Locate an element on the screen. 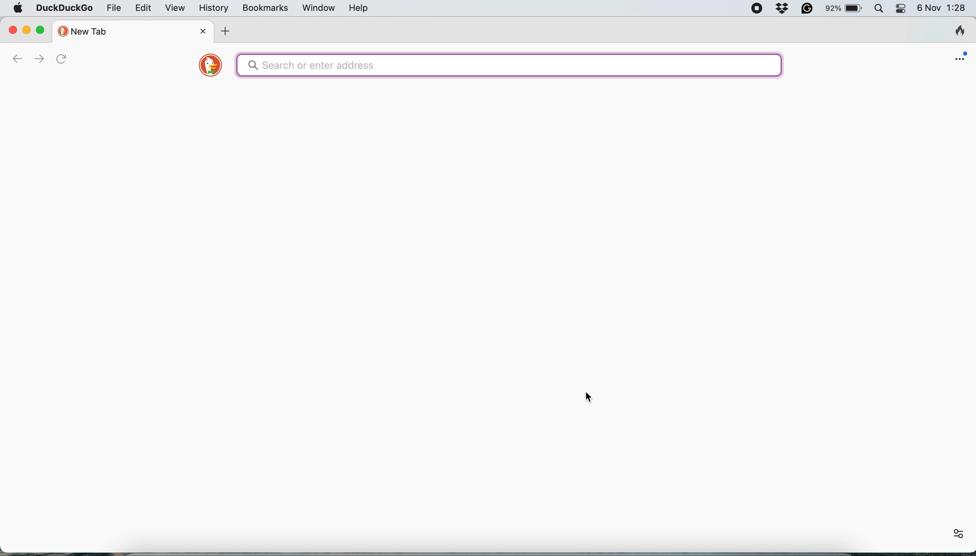 The image size is (976, 556). refresh is located at coordinates (70, 61).